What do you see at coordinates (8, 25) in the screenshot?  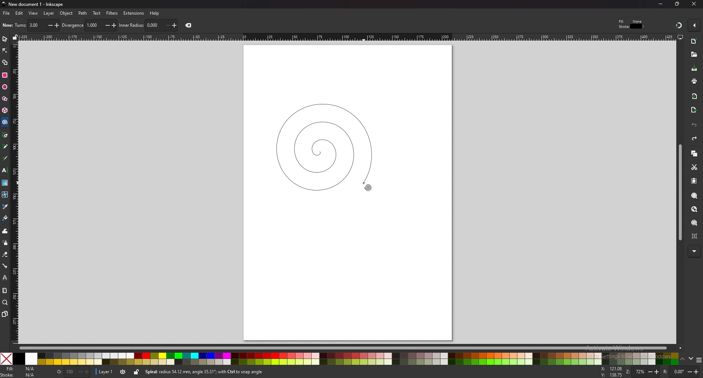 I see `new:` at bounding box center [8, 25].